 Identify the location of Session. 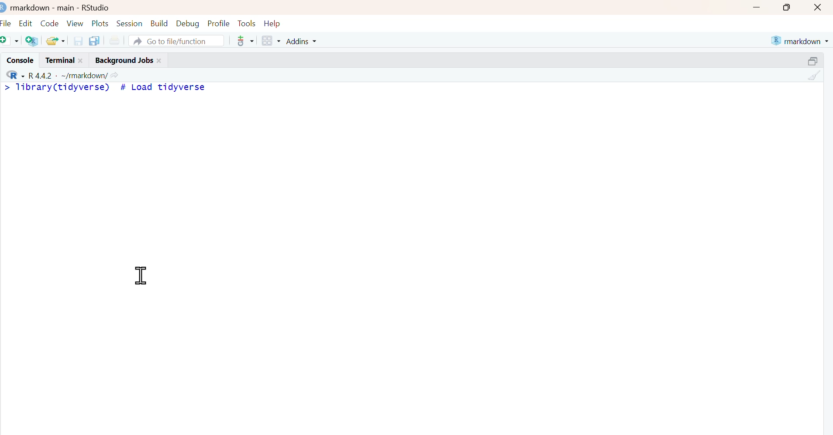
(130, 22).